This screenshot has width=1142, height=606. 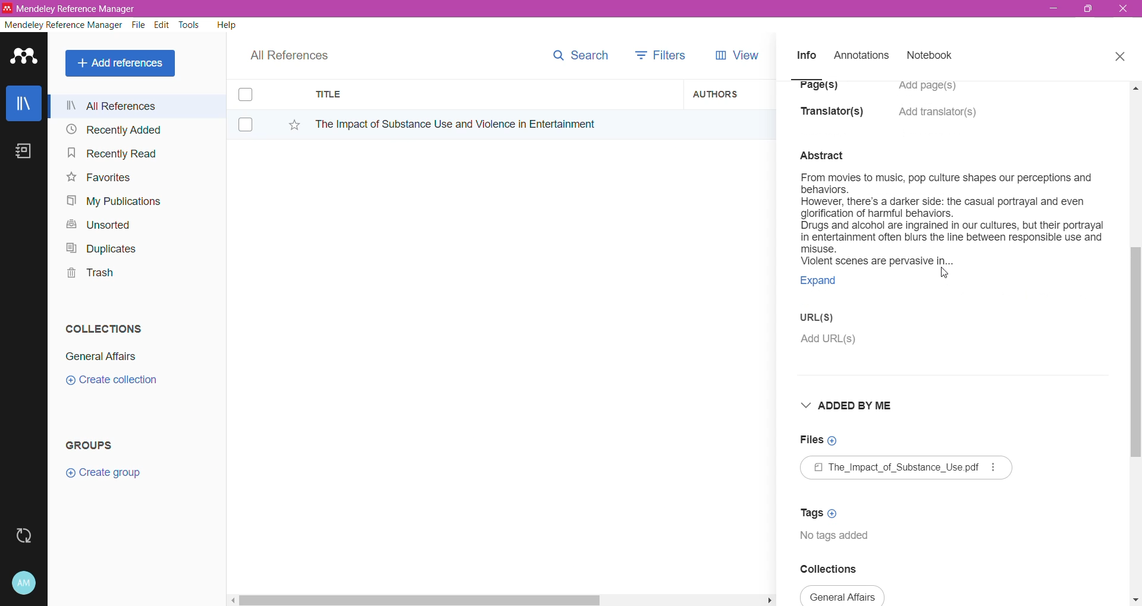 I want to click on Click to Add to Favorites, so click(x=288, y=122).